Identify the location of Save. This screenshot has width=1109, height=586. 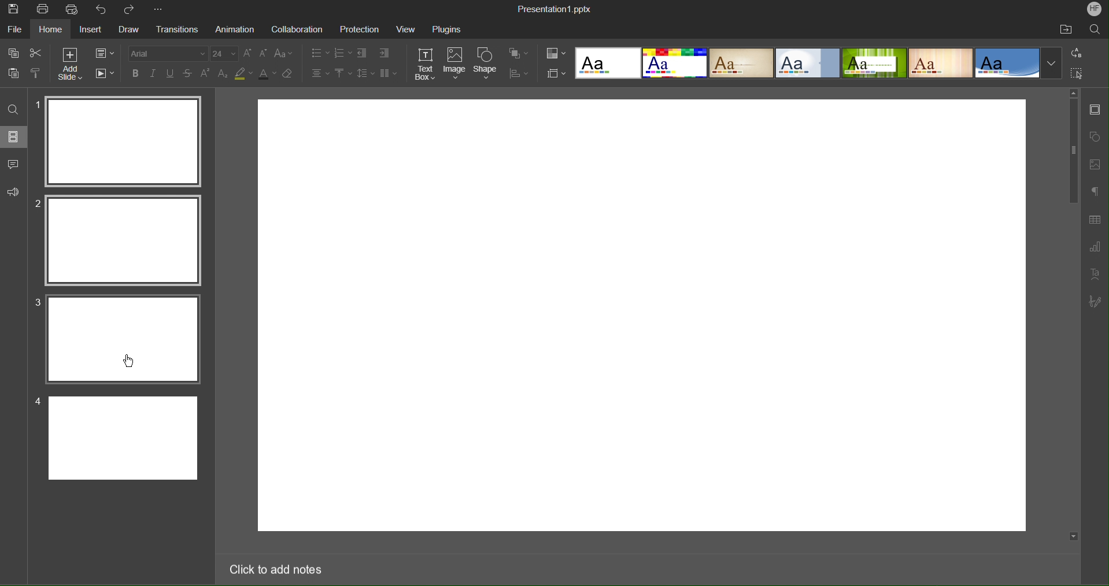
(13, 9).